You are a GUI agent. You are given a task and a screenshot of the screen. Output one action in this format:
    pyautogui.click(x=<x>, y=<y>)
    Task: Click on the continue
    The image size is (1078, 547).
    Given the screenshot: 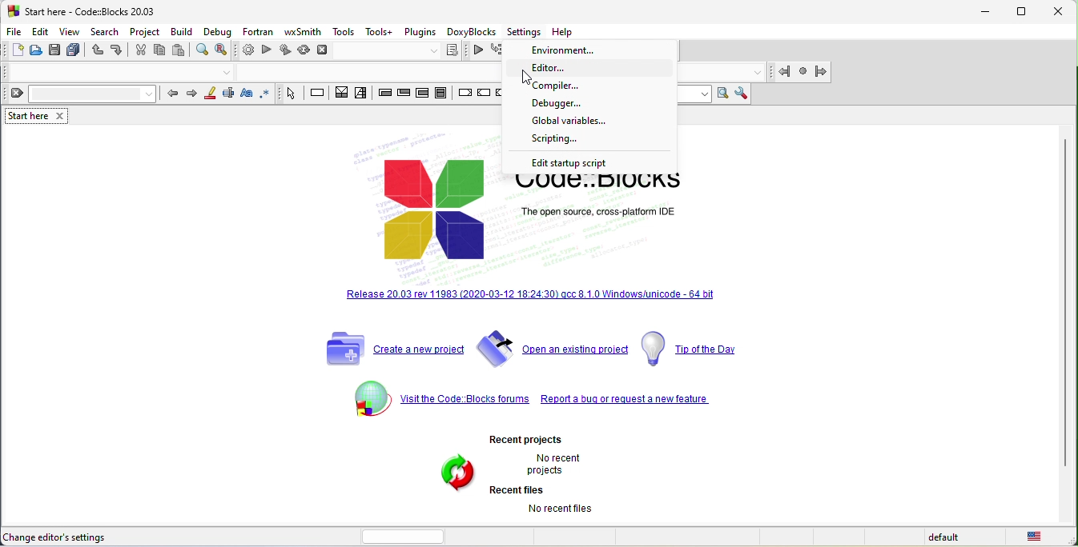 What is the action you would take?
    pyautogui.click(x=488, y=95)
    